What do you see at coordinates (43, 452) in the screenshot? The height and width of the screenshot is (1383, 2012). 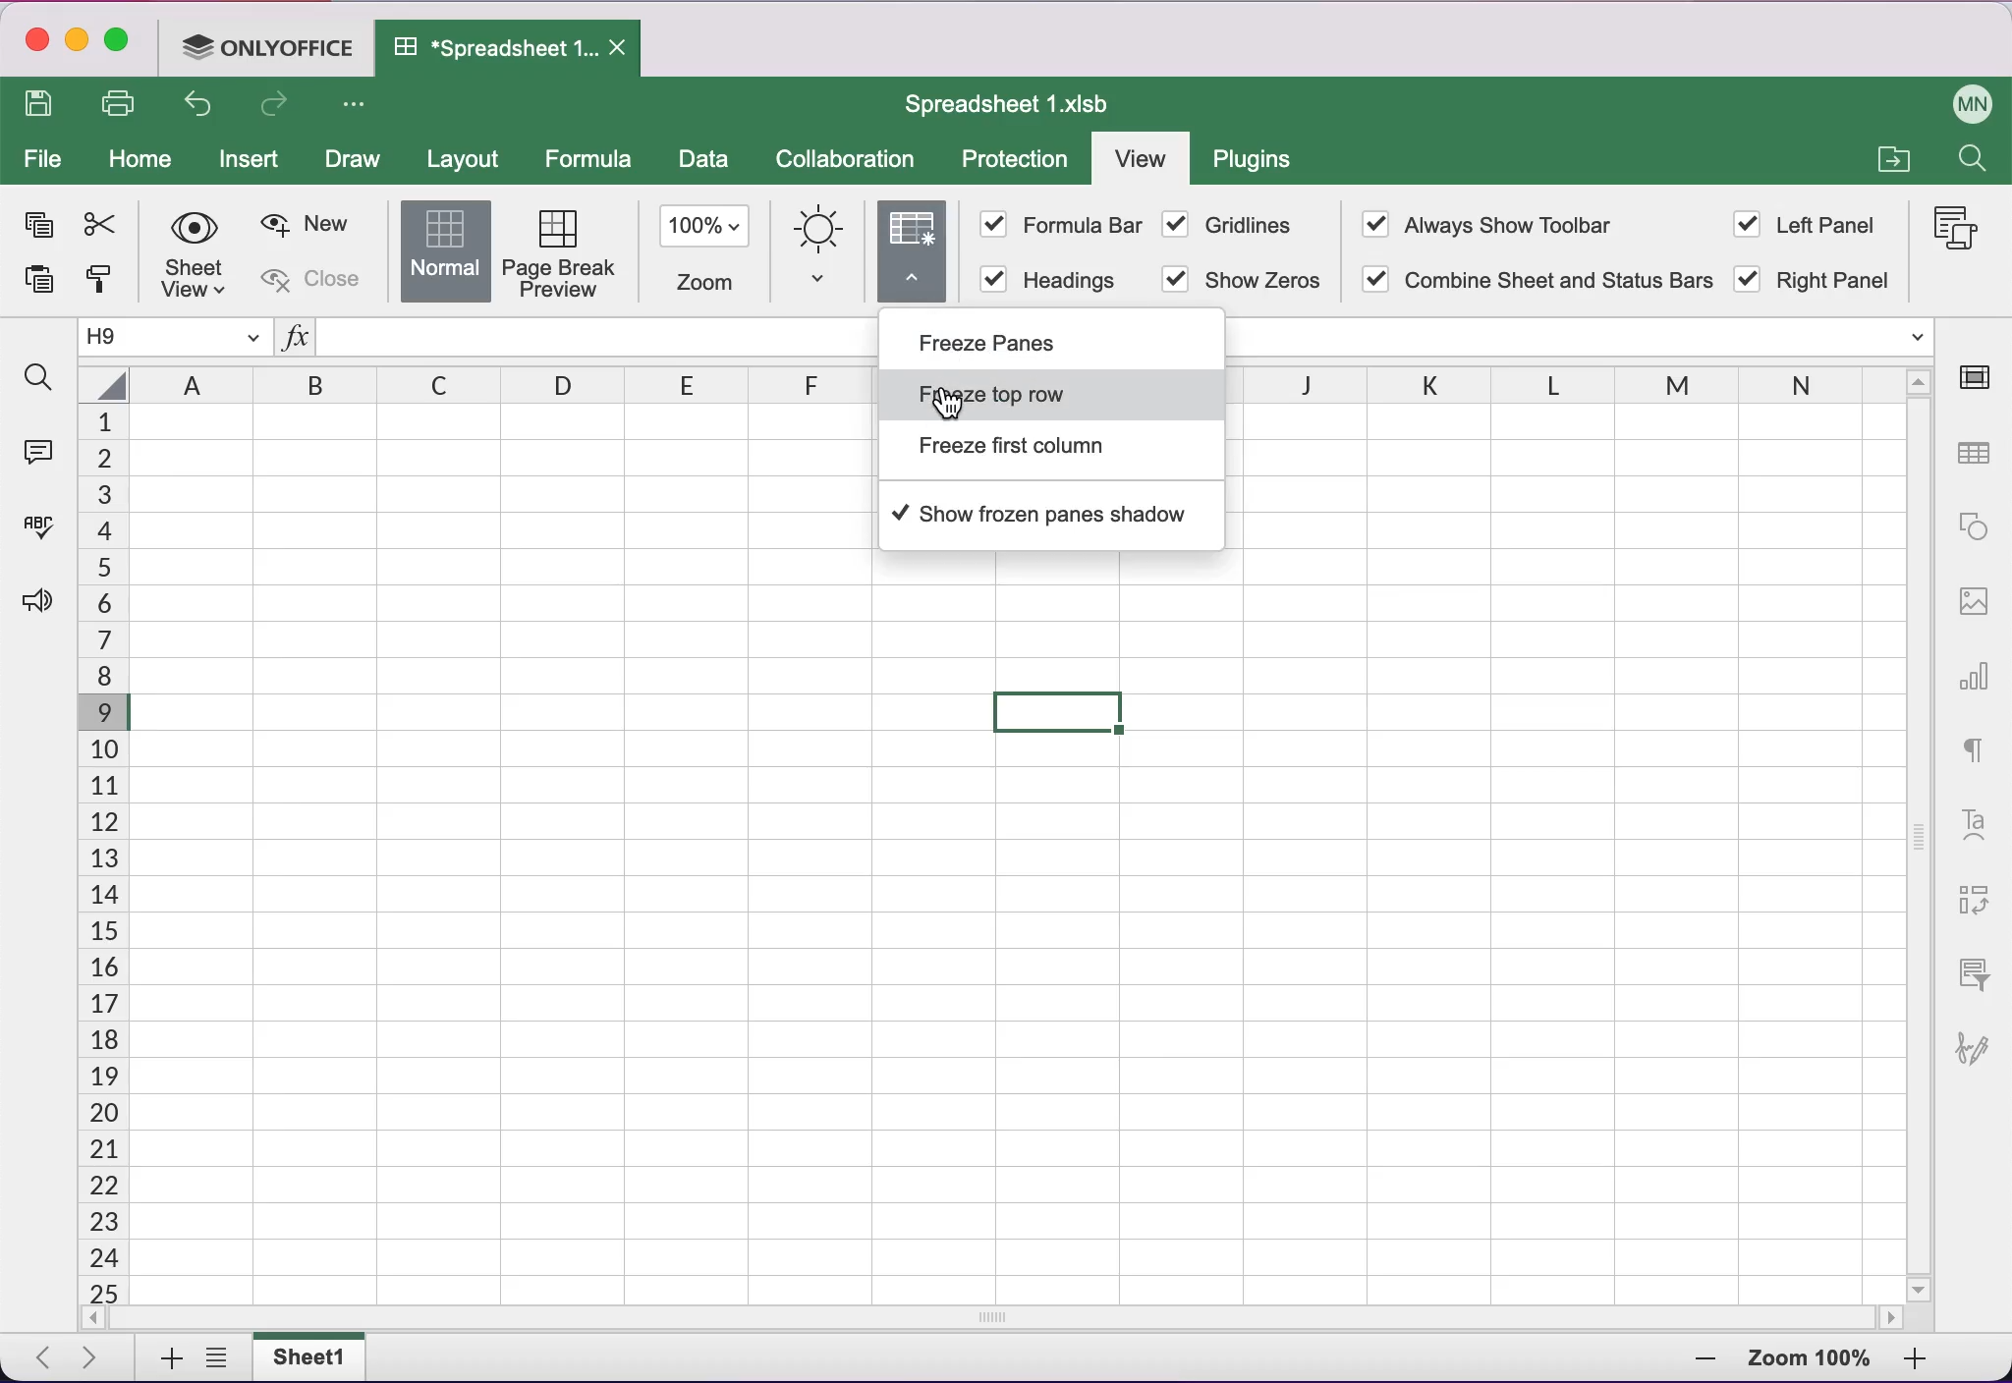 I see `comments` at bounding box center [43, 452].